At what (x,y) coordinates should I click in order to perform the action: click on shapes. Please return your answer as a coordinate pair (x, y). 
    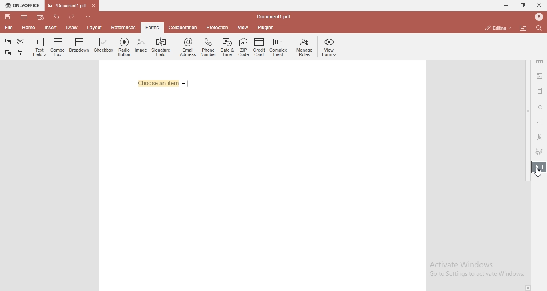
    Looking at the image, I should click on (539, 107).